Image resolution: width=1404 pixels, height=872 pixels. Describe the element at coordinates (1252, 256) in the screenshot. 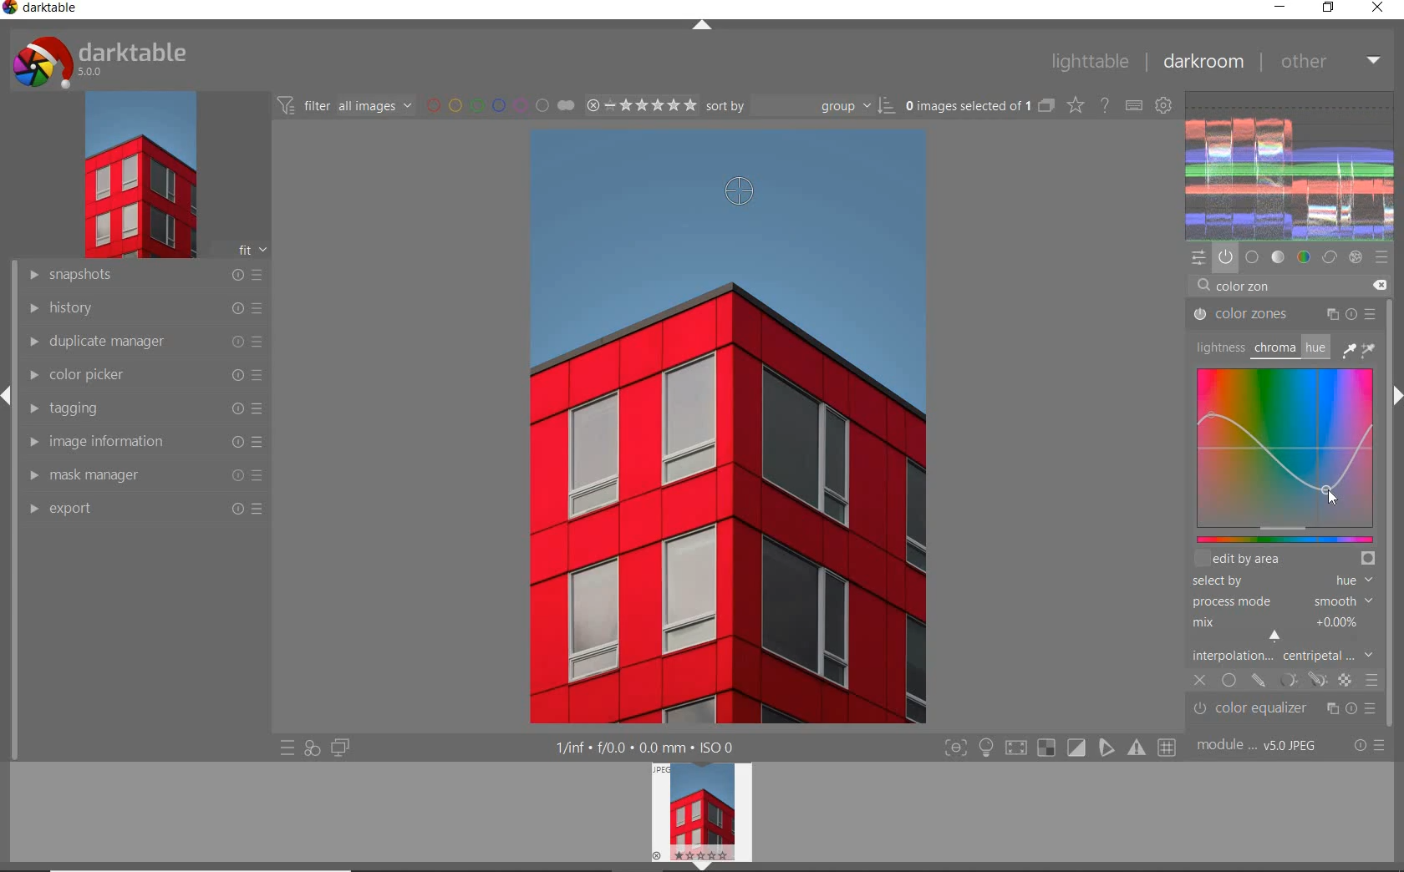

I see `base` at that location.